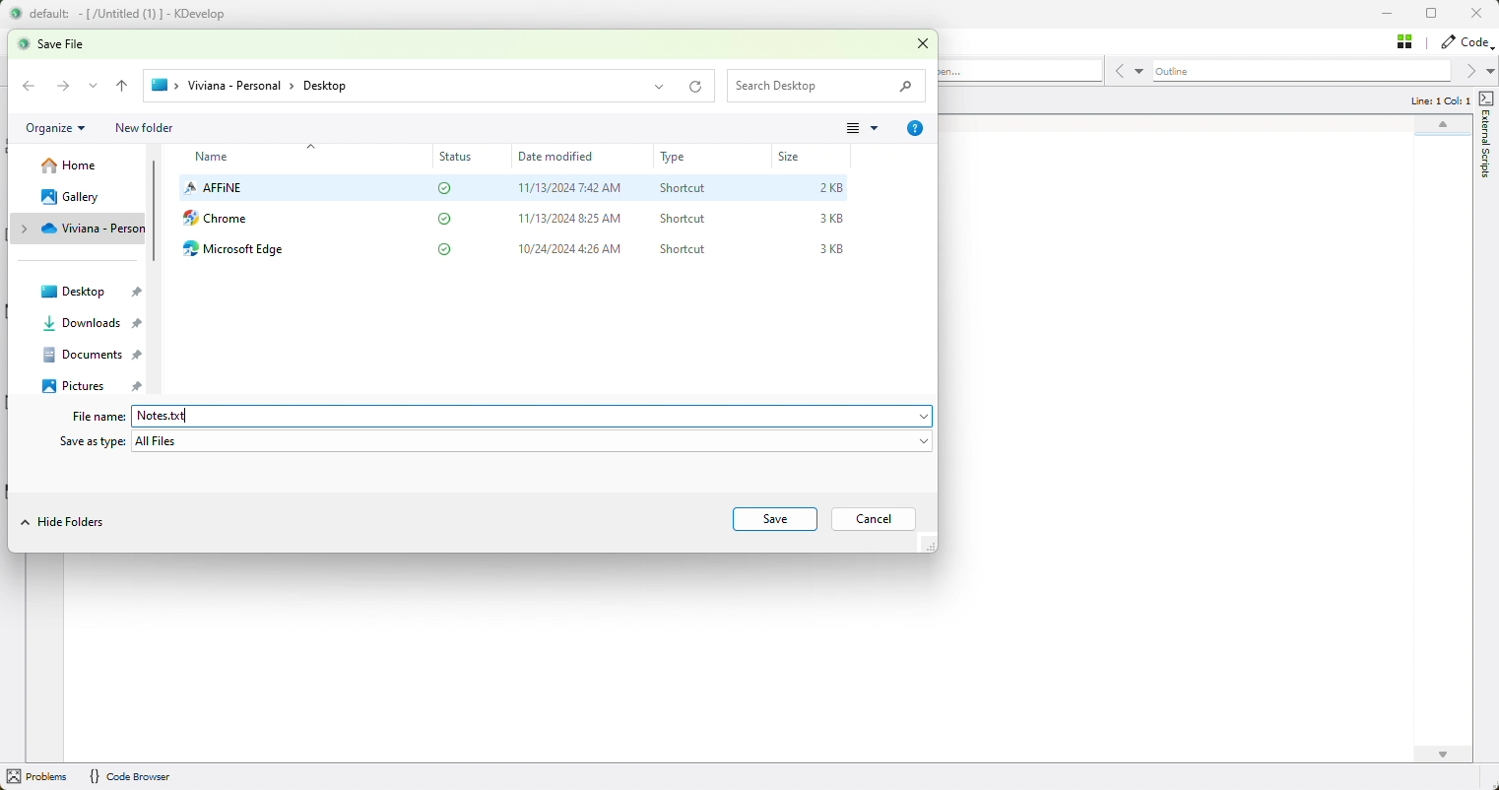 The height and width of the screenshot is (790, 1499). What do you see at coordinates (128, 14) in the screenshot?
I see `default: -[/Untitled (1) ] - KDevelop` at bounding box center [128, 14].